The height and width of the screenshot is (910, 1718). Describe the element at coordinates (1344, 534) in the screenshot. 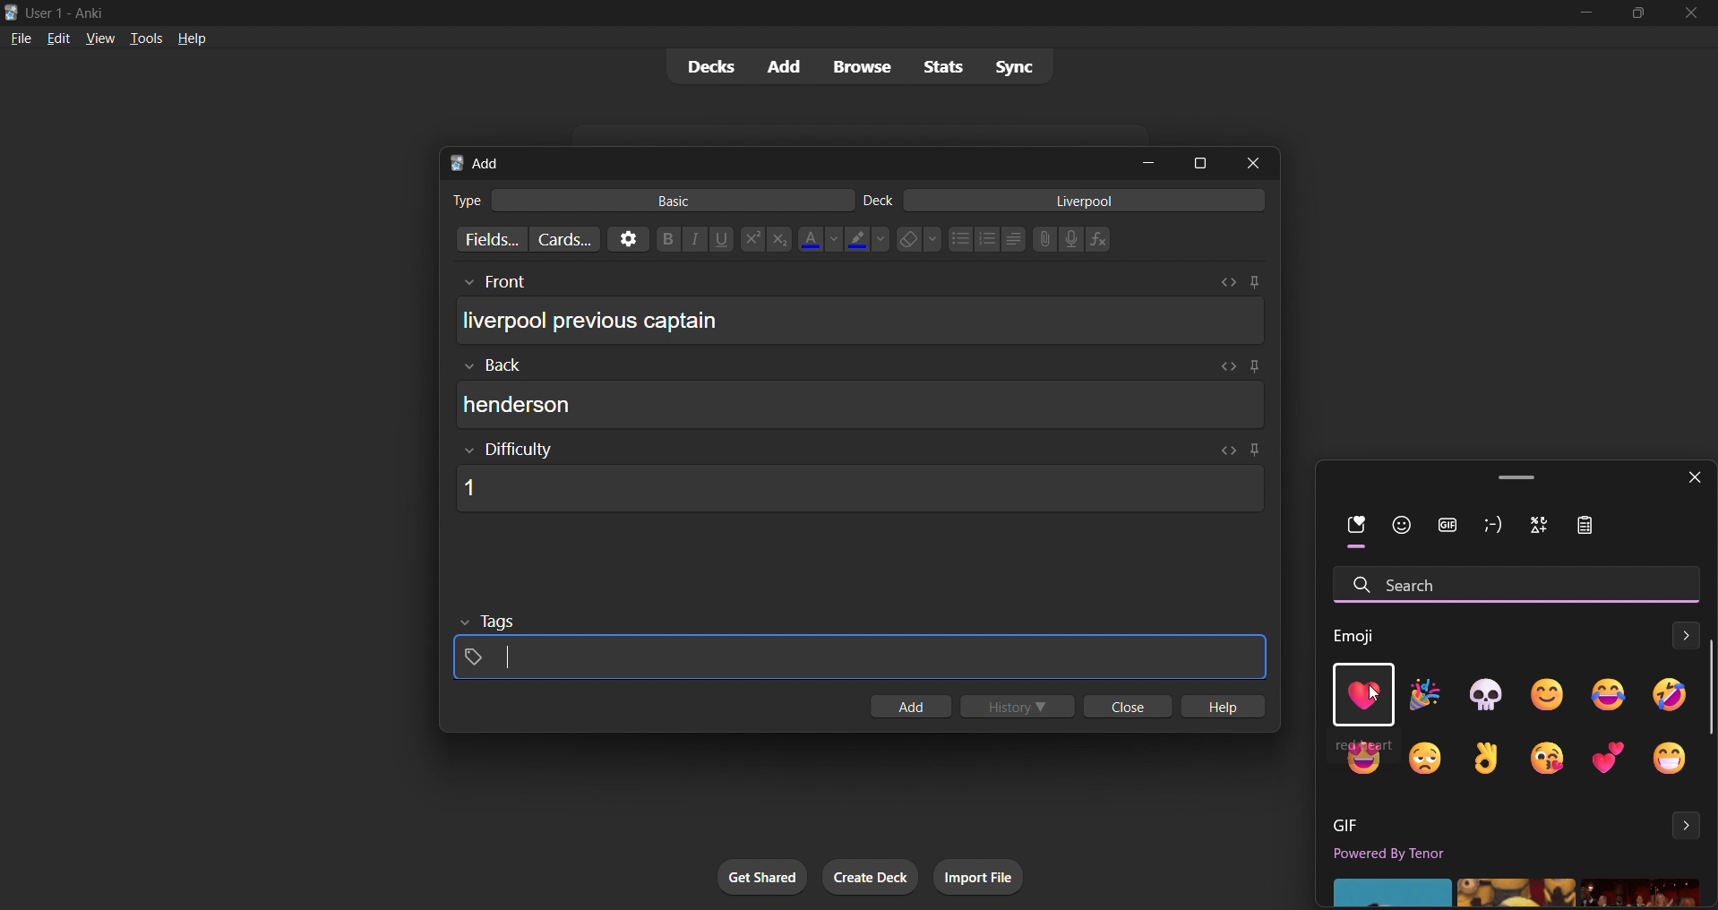

I see `recent emoji filter` at that location.